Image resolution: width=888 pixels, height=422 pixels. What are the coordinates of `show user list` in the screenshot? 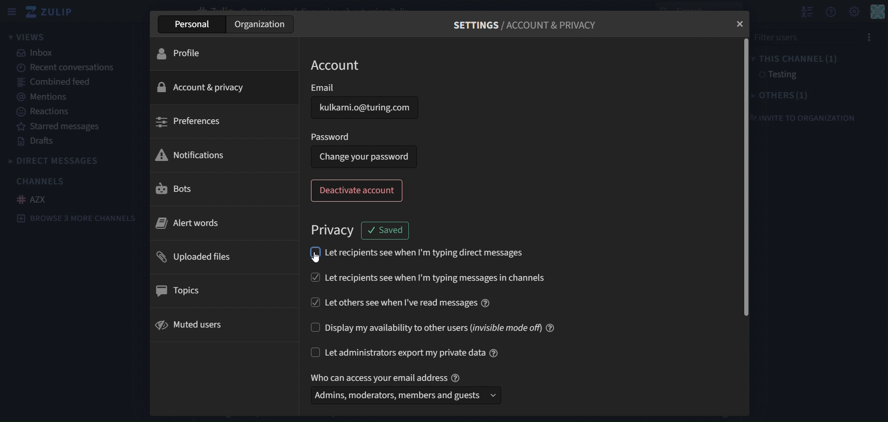 It's located at (805, 12).